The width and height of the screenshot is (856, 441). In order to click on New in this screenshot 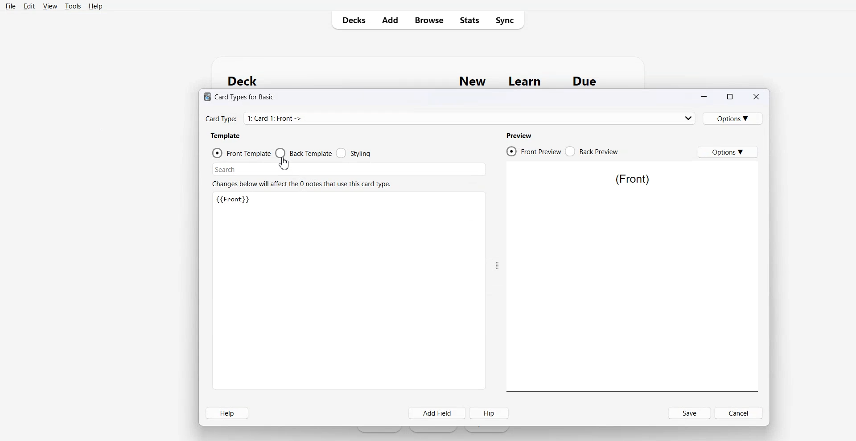, I will do `click(473, 81)`.